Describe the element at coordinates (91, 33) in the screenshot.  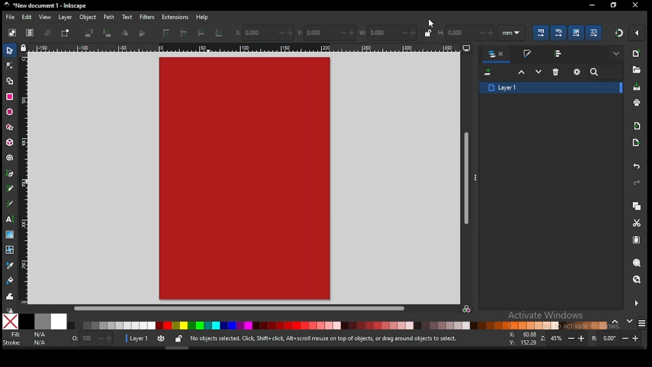
I see `object rotate 90 CCW` at that location.